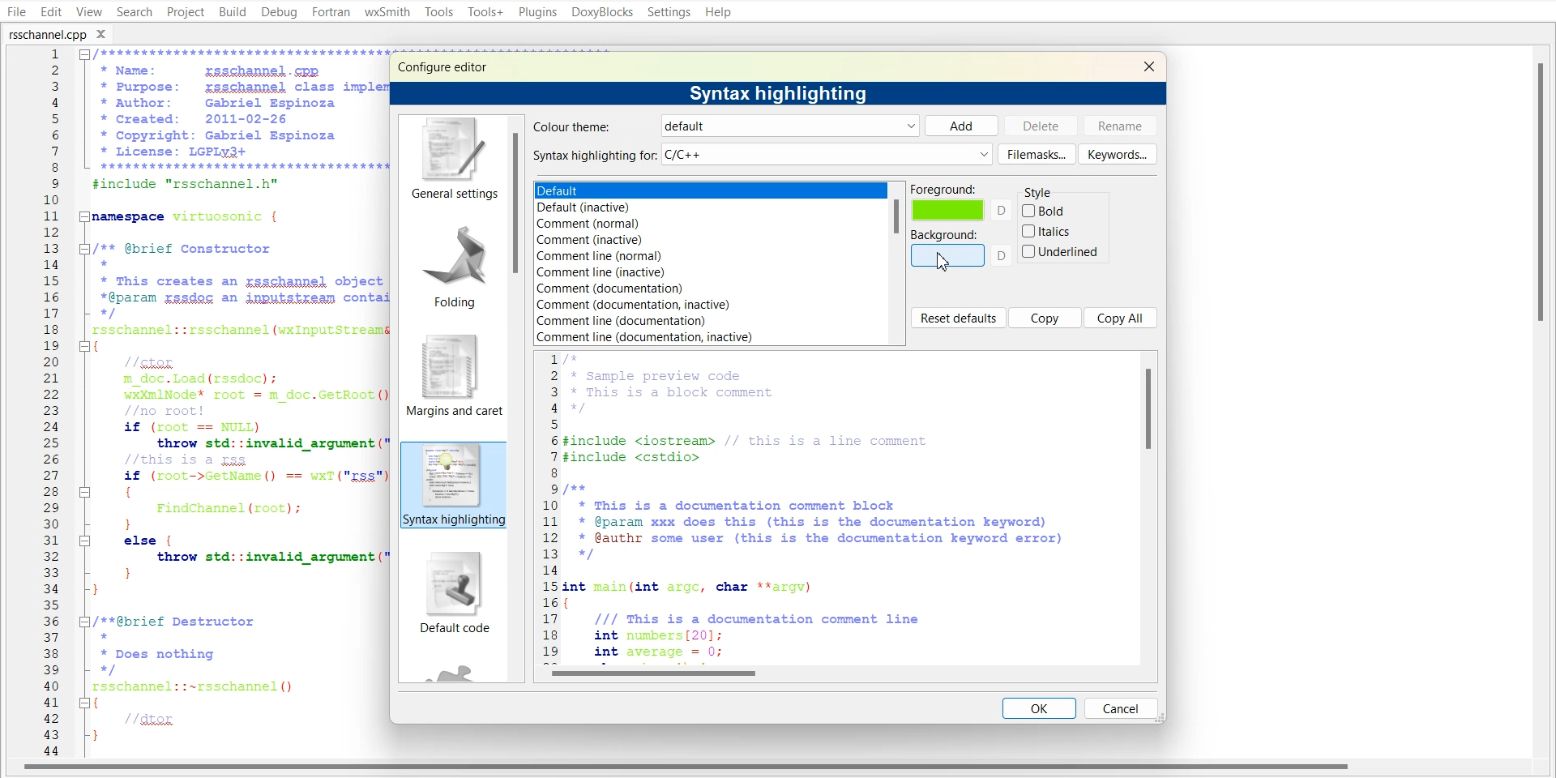  What do you see at coordinates (708, 263) in the screenshot?
I see `EE
Default (inactive)

Comment (normal)

Comment (inactive)

Comment line (normal)

Comment line (inactive)

Comment (documentation)

Comment (documentation, inactive)

Comment line (documentation)

Comment line (documentation, inactive)` at bounding box center [708, 263].